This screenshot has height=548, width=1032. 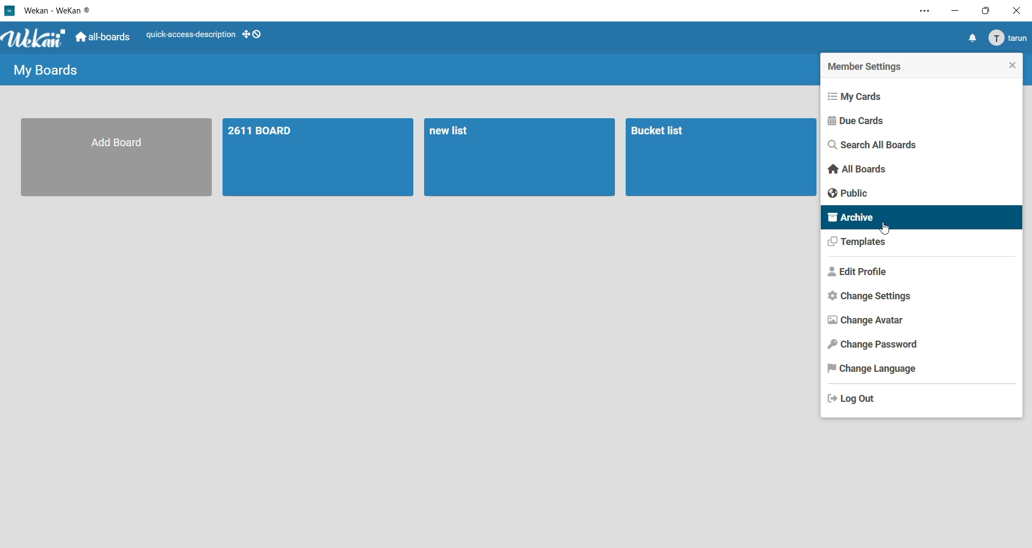 What do you see at coordinates (859, 245) in the screenshot?
I see `templates` at bounding box center [859, 245].